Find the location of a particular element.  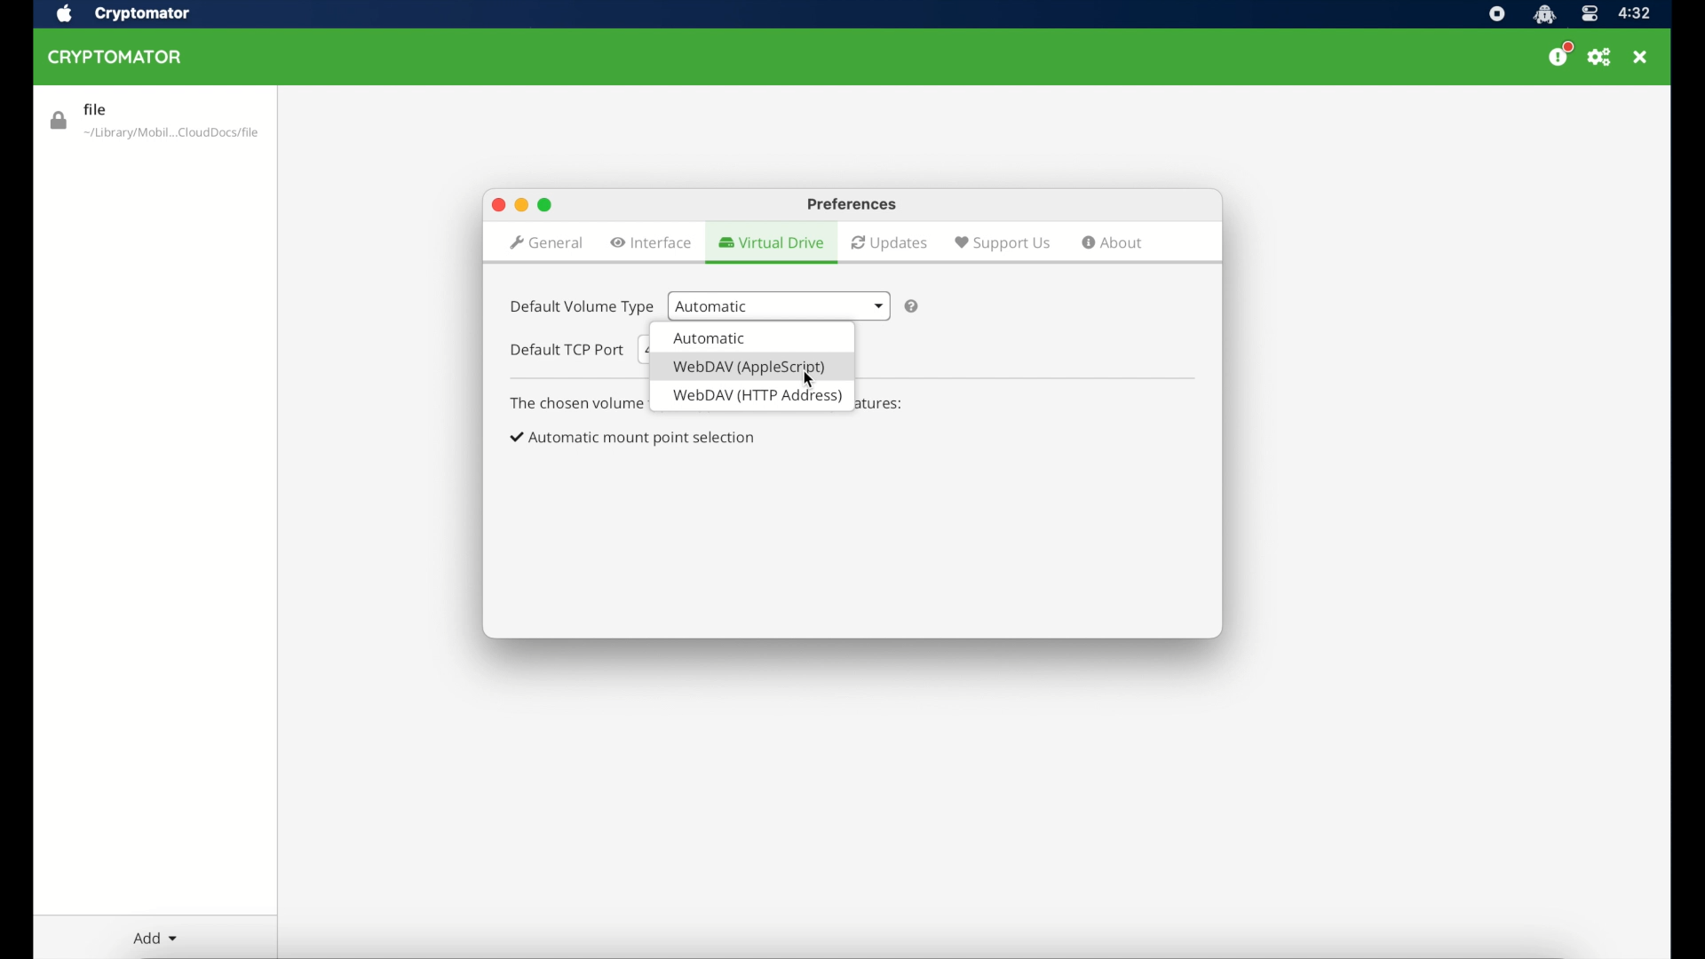

automatic dropdown is located at coordinates (776, 305).